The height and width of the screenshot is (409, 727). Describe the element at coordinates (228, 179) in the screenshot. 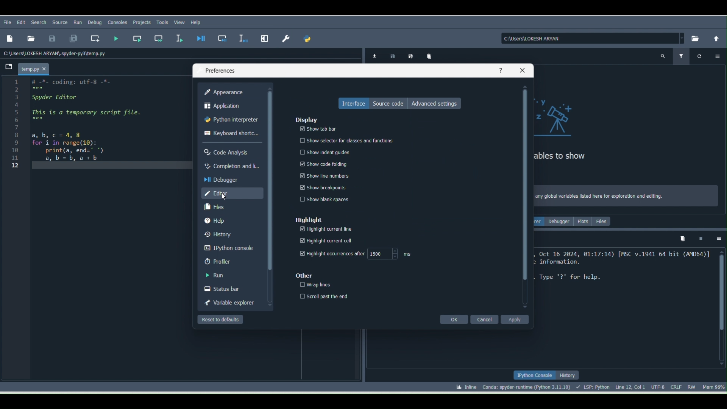

I see `Debugger` at that location.